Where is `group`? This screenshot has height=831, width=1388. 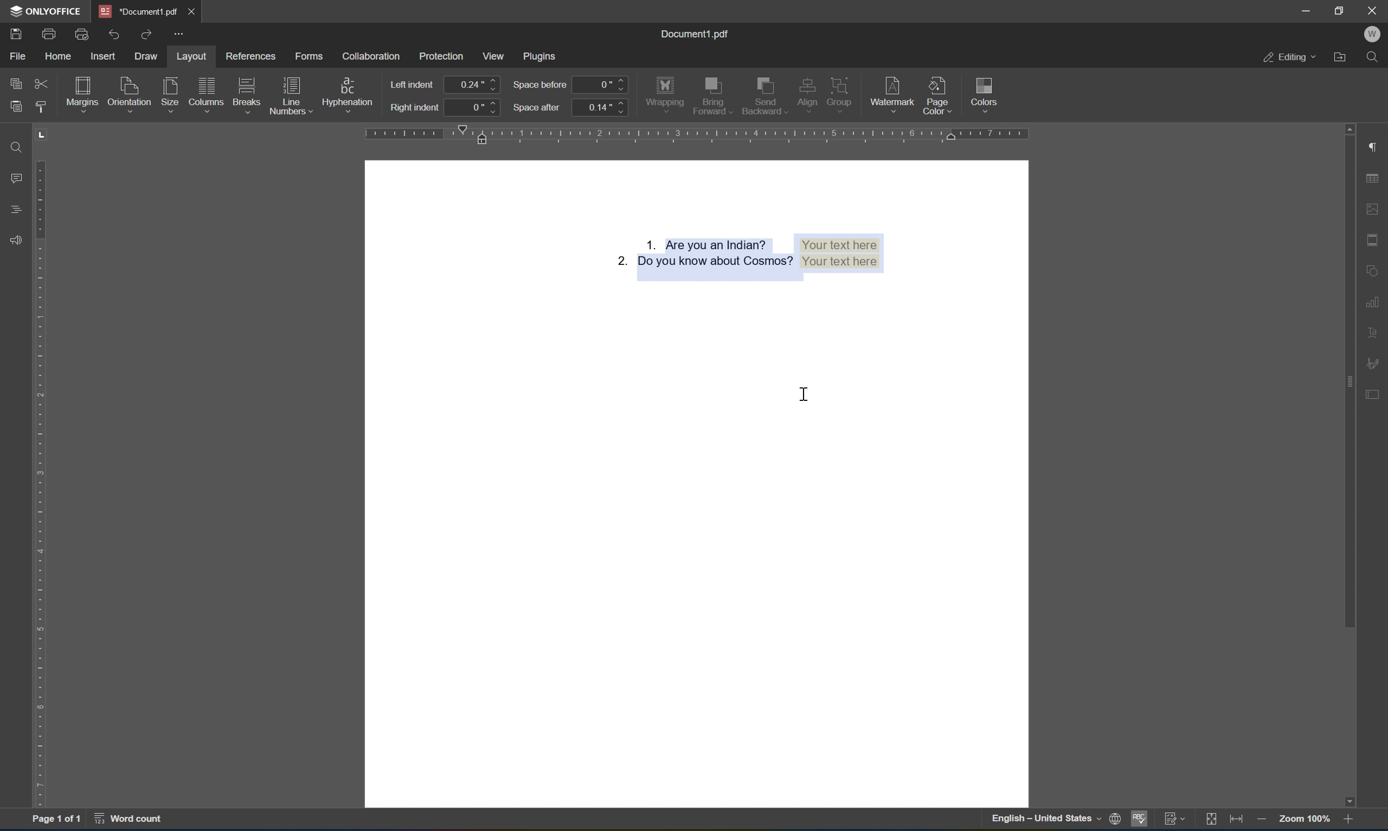 group is located at coordinates (844, 91).